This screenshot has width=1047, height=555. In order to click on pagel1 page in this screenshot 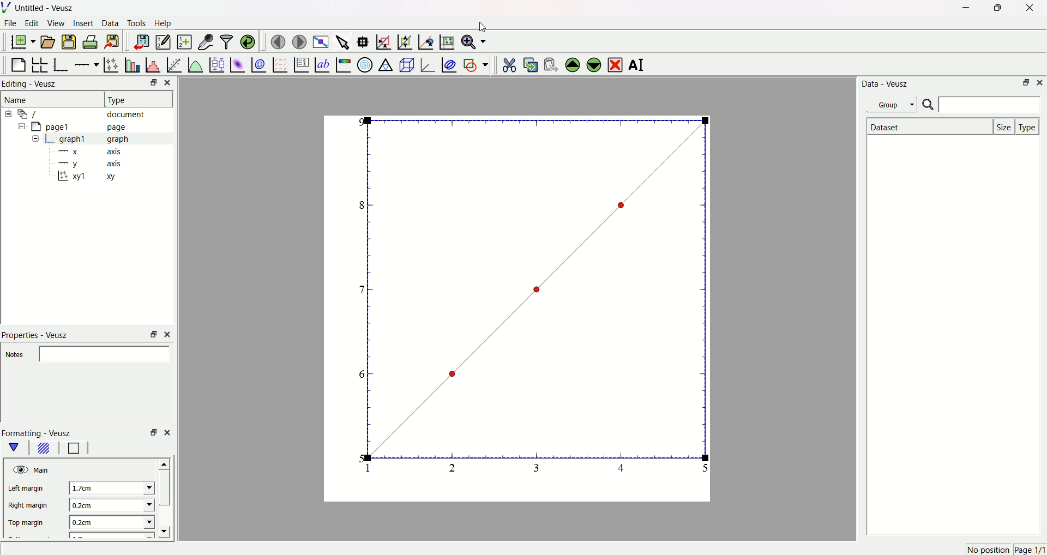, I will do `click(87, 126)`.